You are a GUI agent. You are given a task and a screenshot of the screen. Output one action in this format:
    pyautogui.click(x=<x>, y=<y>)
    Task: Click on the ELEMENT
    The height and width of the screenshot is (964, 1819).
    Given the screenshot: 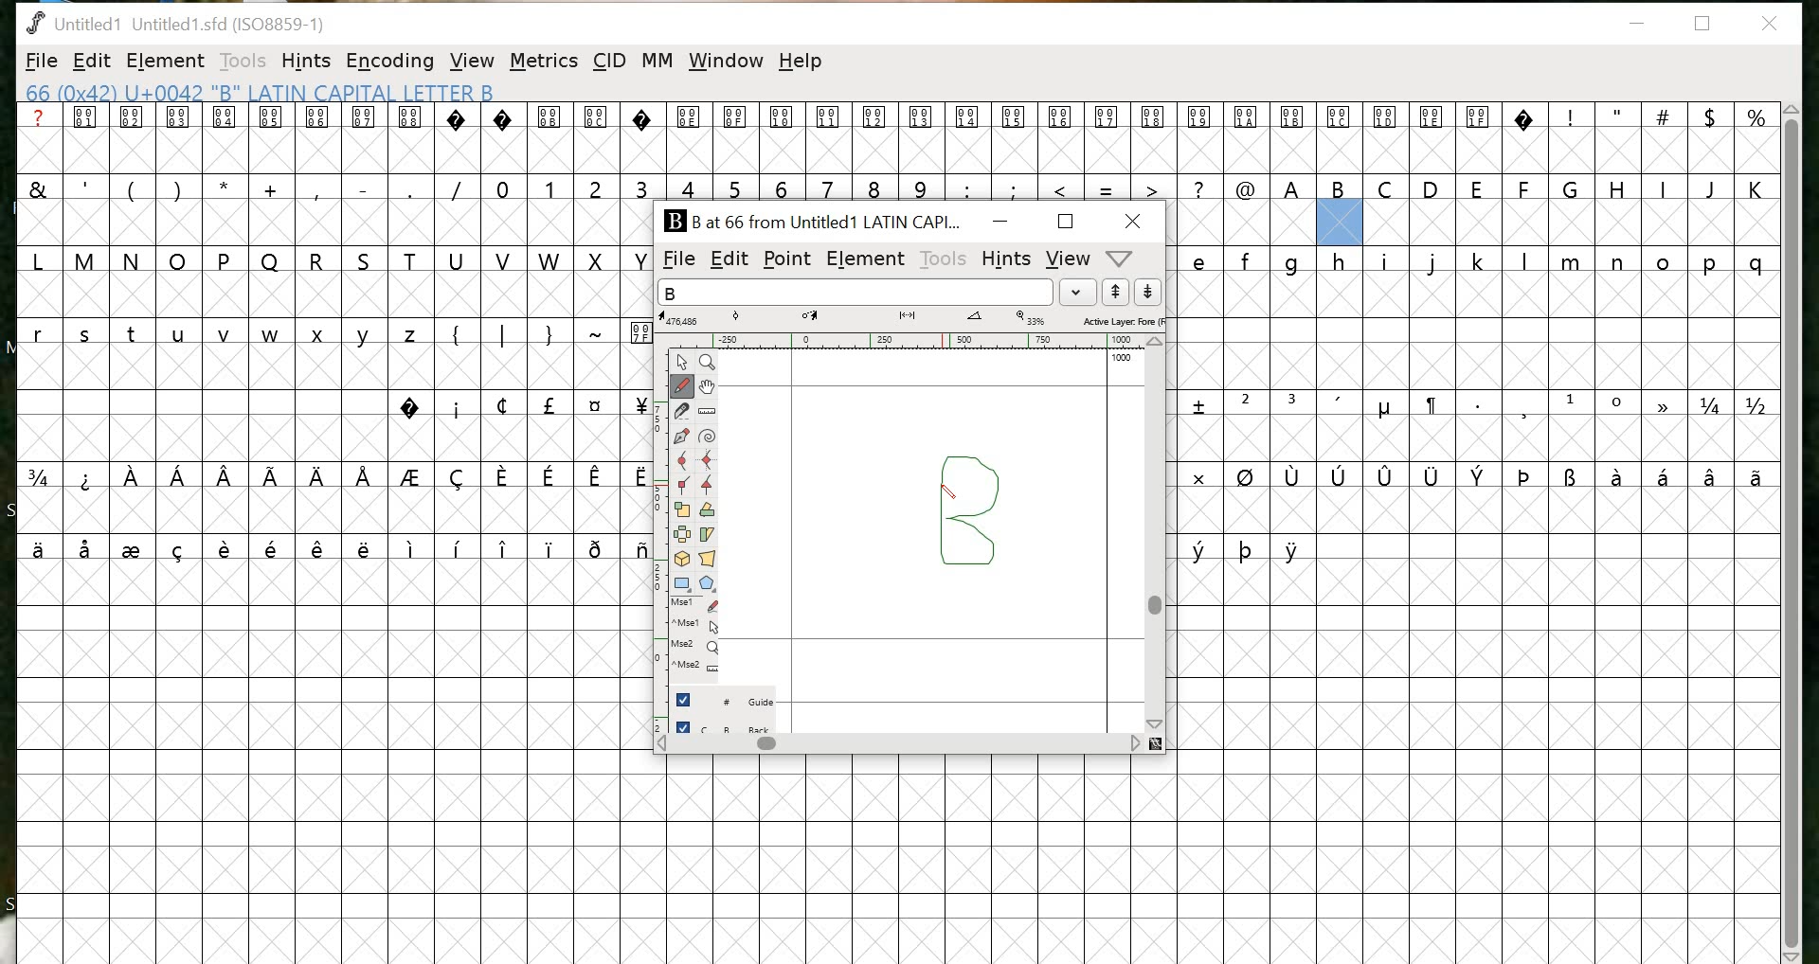 What is the action you would take?
    pyautogui.click(x=865, y=259)
    